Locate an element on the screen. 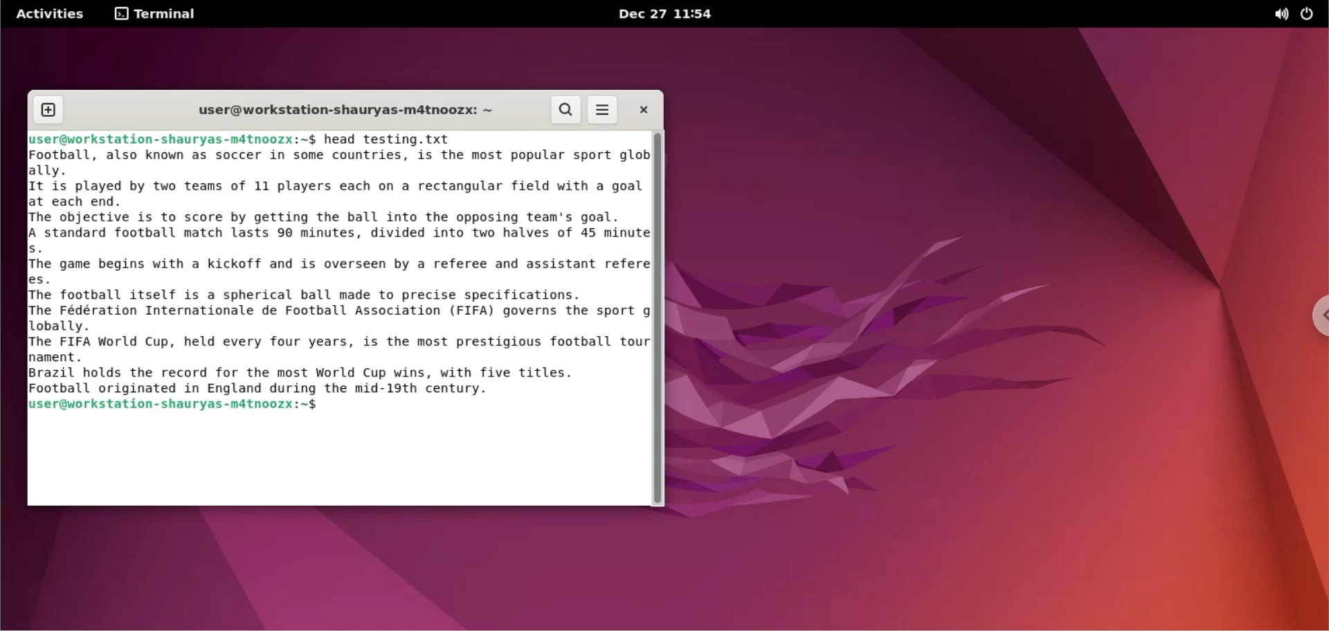  command input is located at coordinates (485, 406).